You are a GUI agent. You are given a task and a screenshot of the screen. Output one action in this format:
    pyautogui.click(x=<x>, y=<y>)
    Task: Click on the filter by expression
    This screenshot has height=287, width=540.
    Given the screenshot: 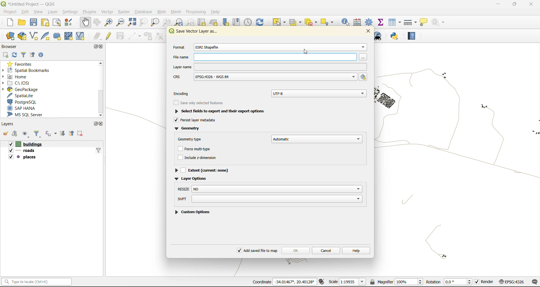 What is the action you would take?
    pyautogui.click(x=51, y=134)
    